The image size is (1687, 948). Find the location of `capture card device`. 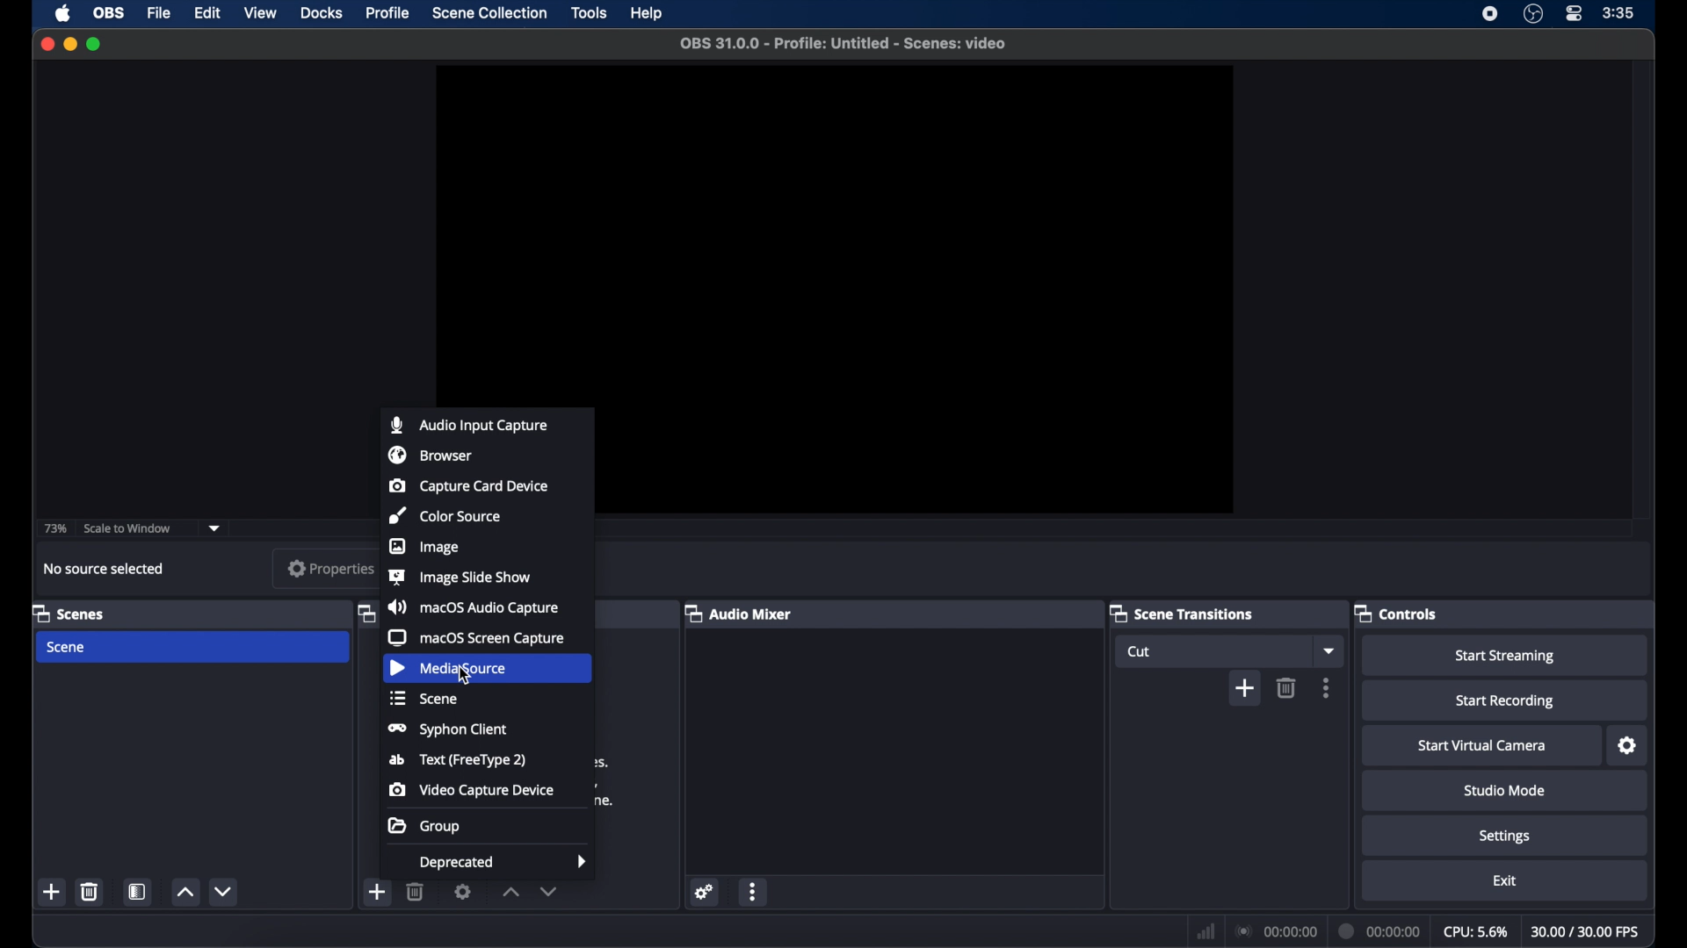

capture card device is located at coordinates (467, 485).